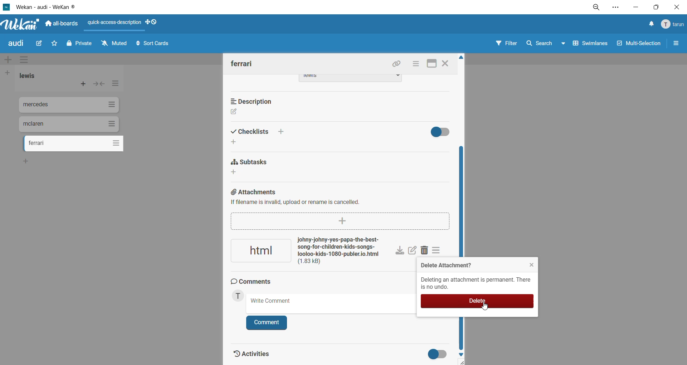  What do you see at coordinates (400, 251) in the screenshot?
I see `download` at bounding box center [400, 251].